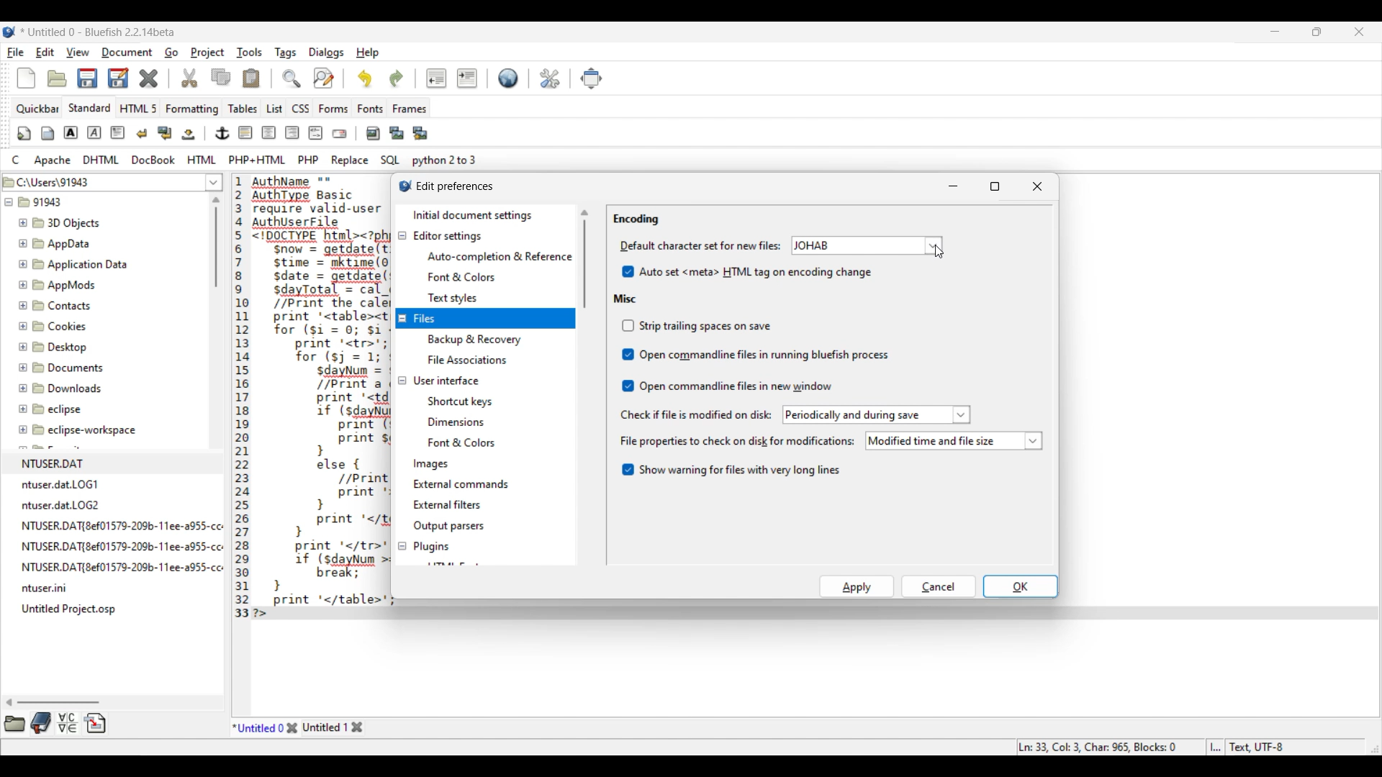 The image size is (1382, 777). Describe the element at coordinates (311, 398) in the screenshot. I see `Current code` at that location.